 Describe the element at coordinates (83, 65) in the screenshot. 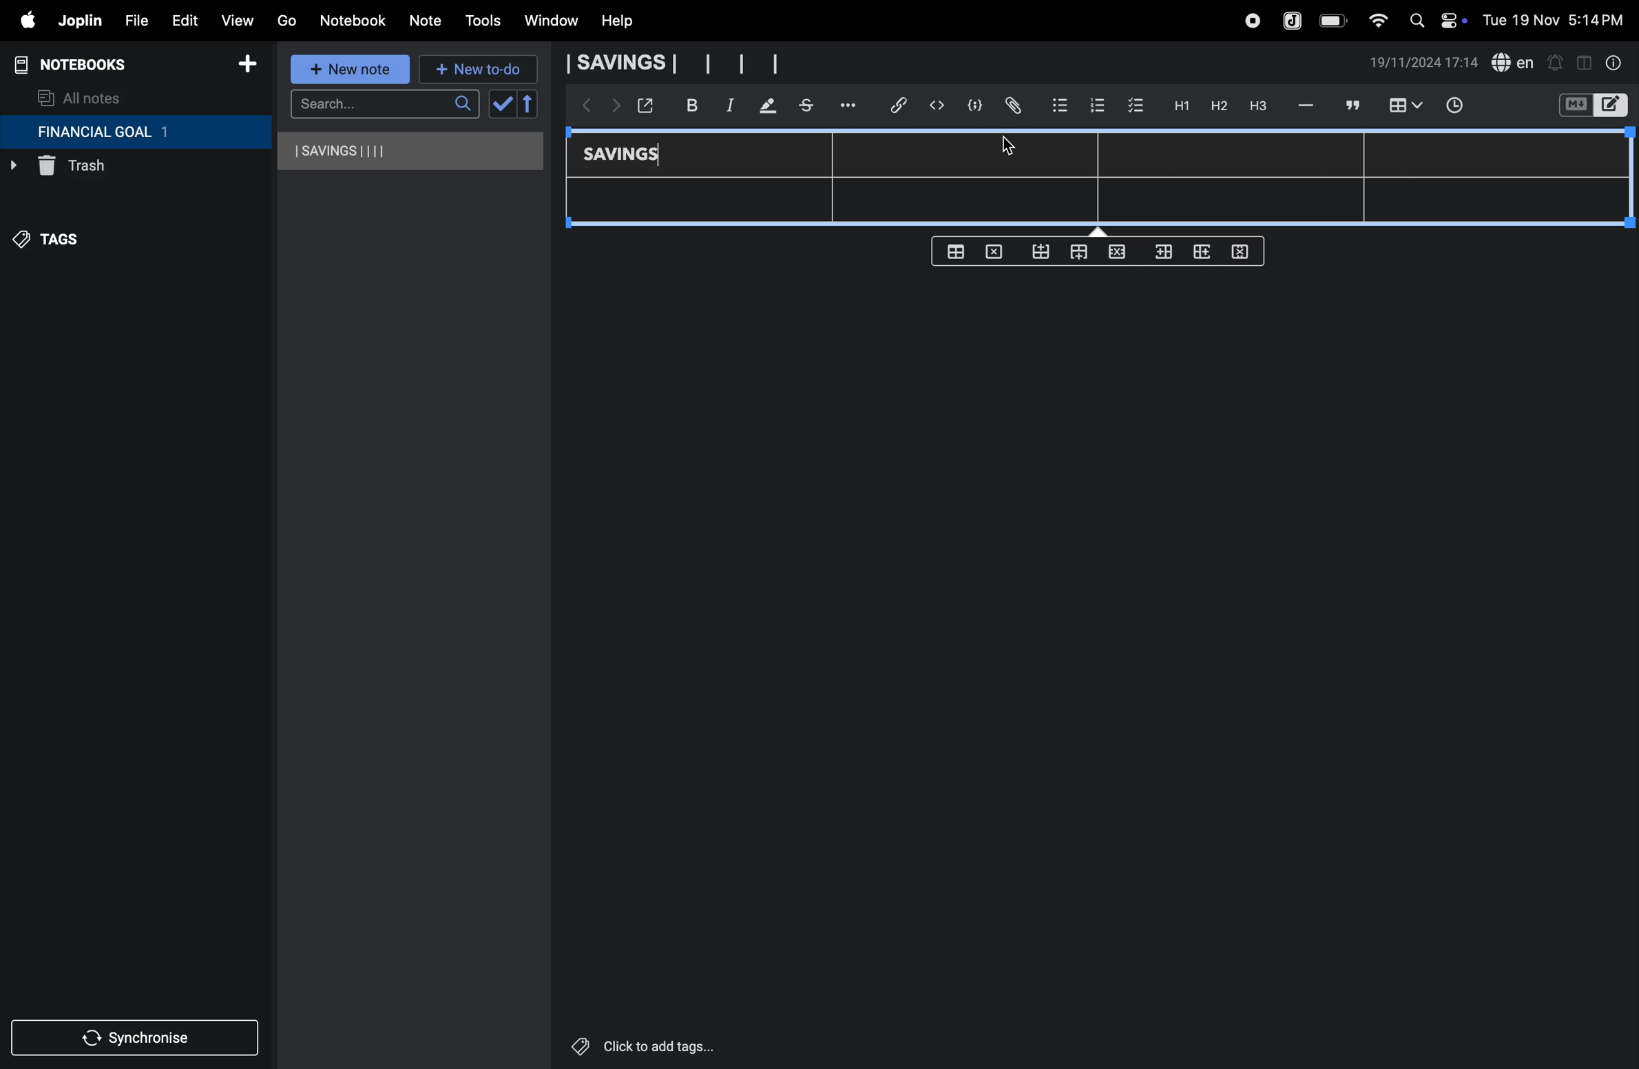

I see `notebooks` at that location.